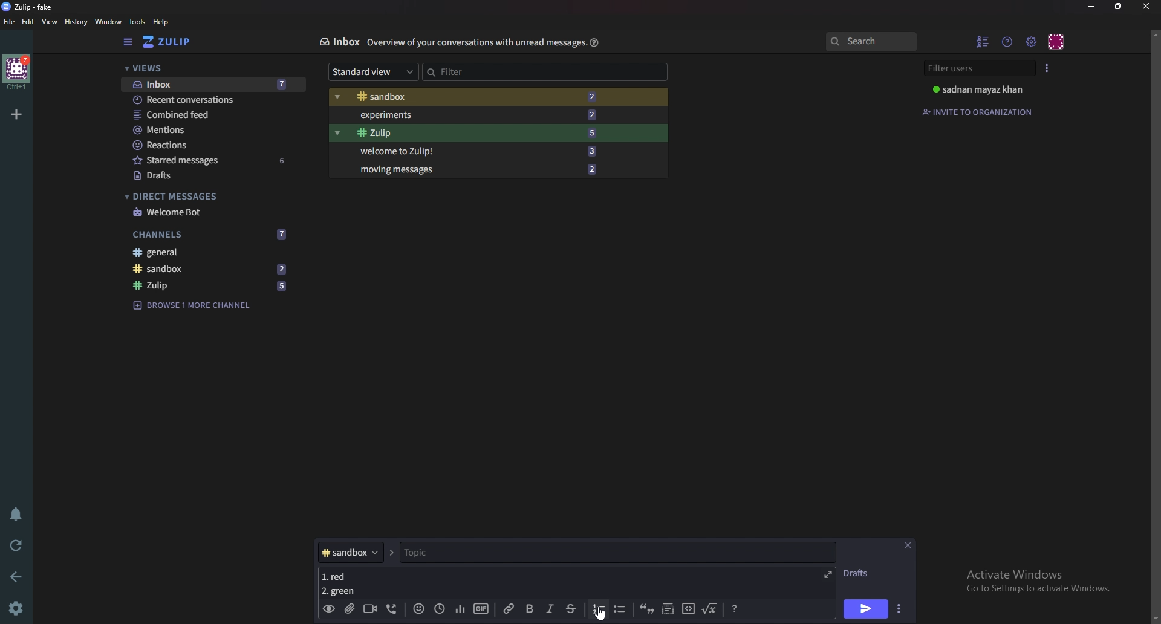 The height and width of the screenshot is (624, 1161). What do you see at coordinates (106, 21) in the screenshot?
I see `Window` at bounding box center [106, 21].